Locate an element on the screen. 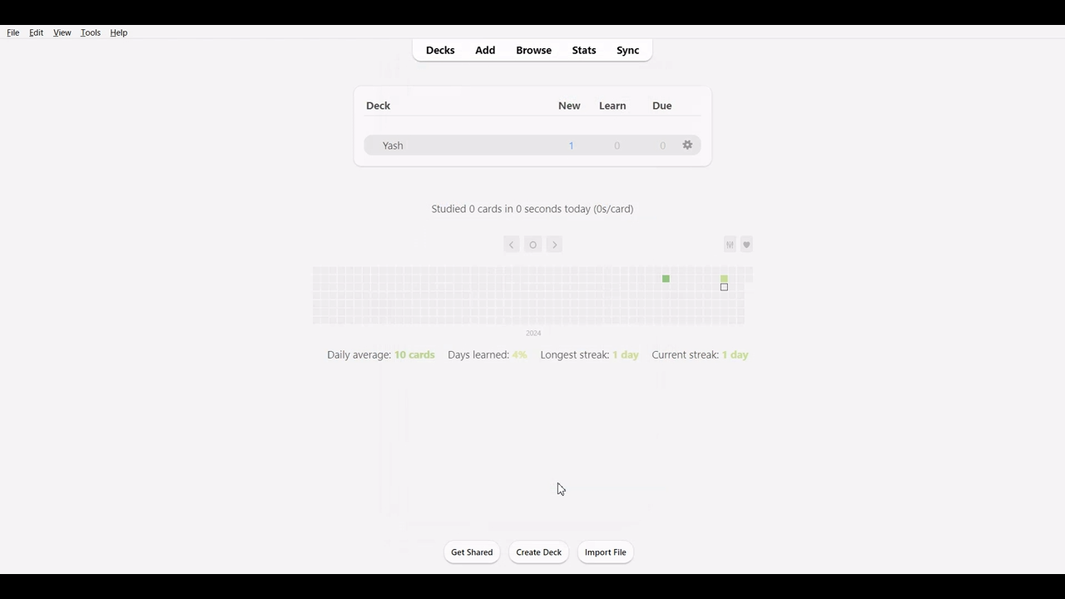 The height and width of the screenshot is (599, 1065). 1 is located at coordinates (567, 144).